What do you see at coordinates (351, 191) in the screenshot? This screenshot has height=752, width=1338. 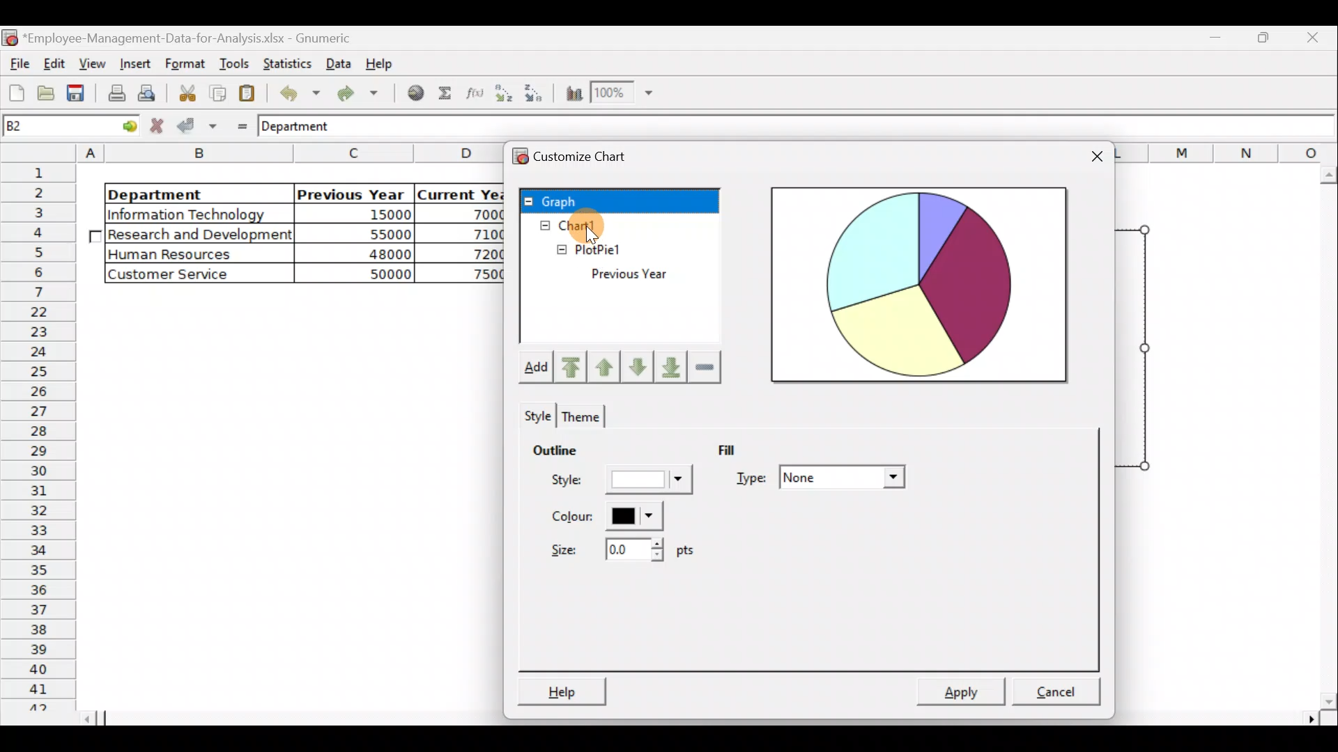 I see `Previous Year` at bounding box center [351, 191].